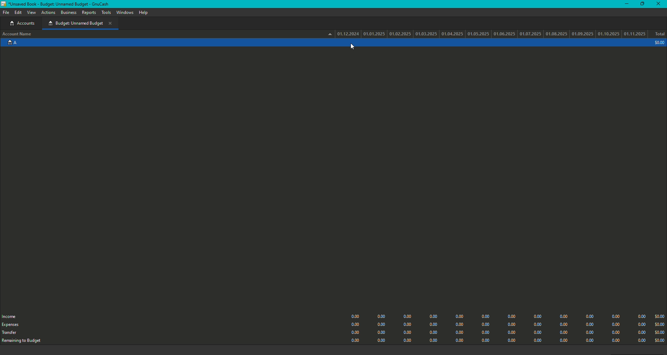 The width and height of the screenshot is (667, 355). I want to click on Expenses, so click(11, 325).